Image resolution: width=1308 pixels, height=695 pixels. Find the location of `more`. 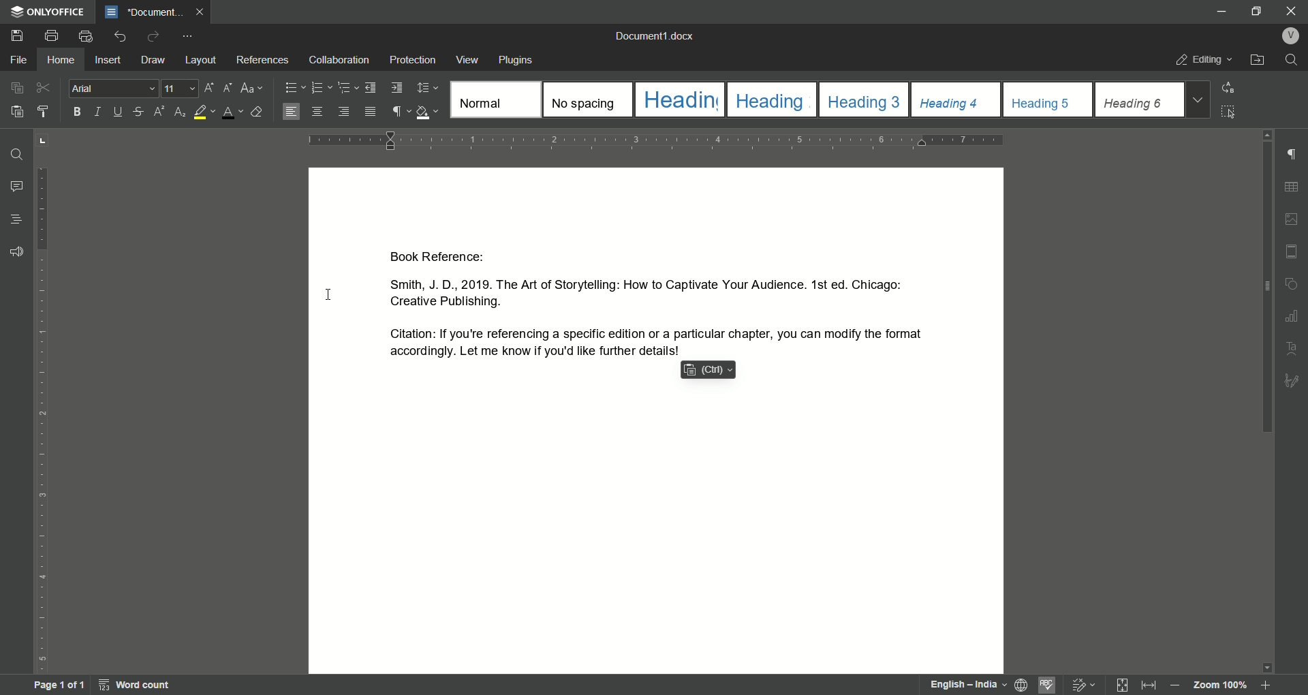

more is located at coordinates (188, 37).